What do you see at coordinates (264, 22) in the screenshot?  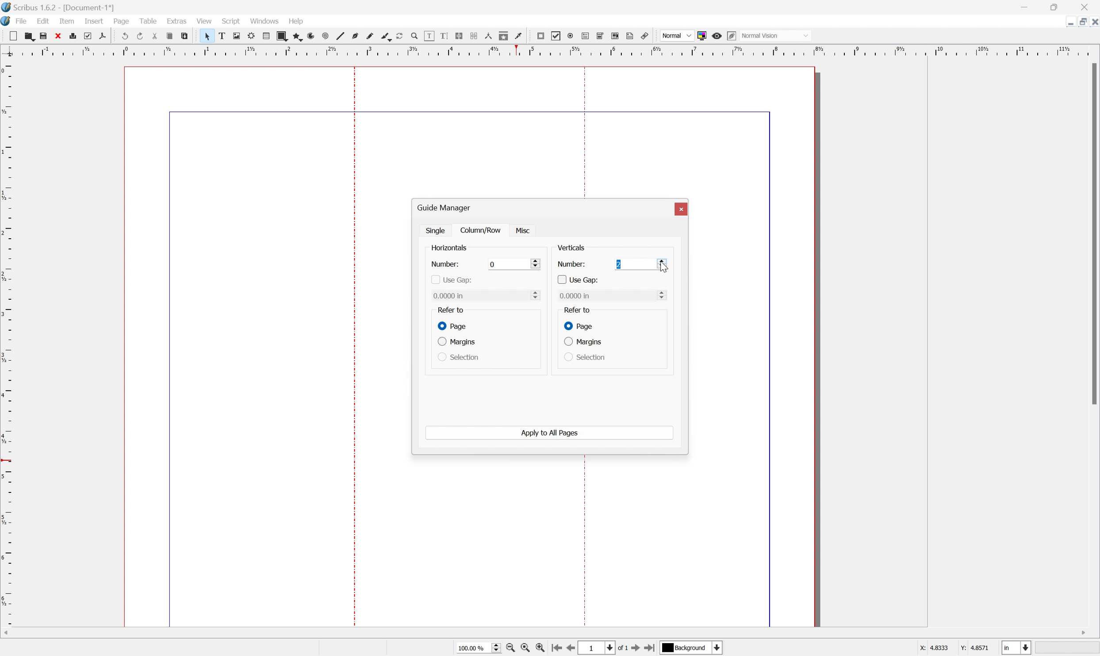 I see `windows` at bounding box center [264, 22].